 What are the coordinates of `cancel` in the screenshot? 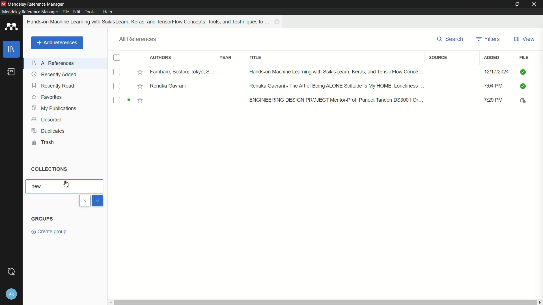 It's located at (85, 201).